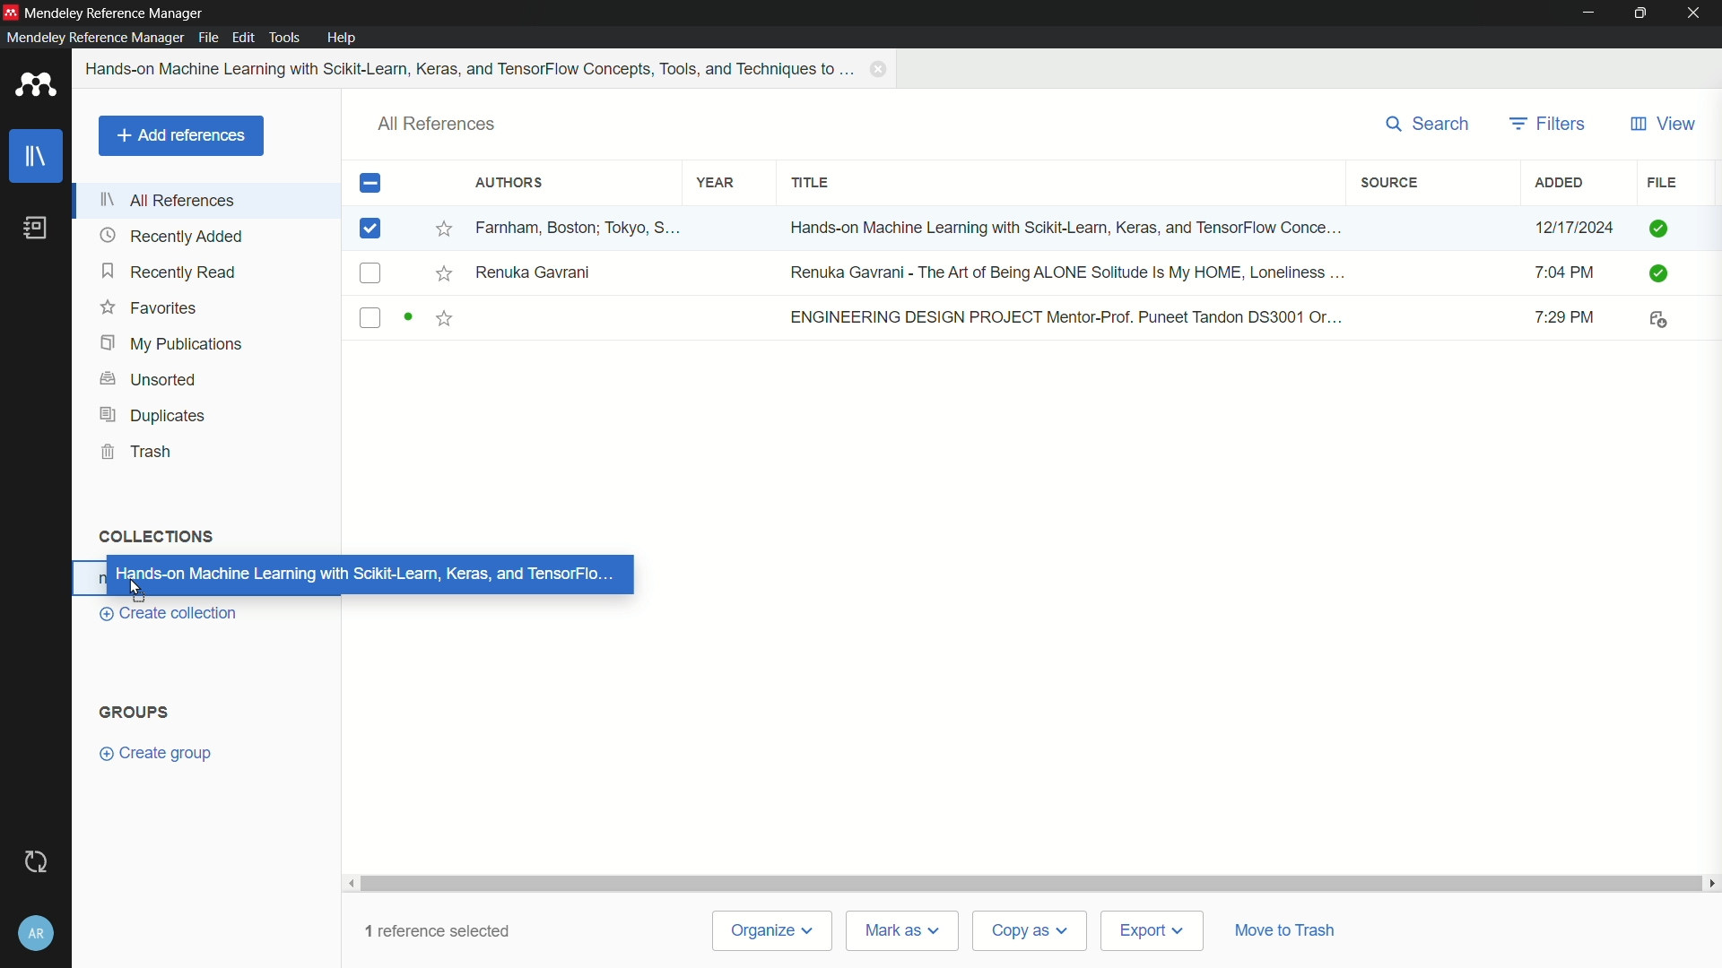 The width and height of the screenshot is (1722, 968). I want to click on book, so click(35, 229).